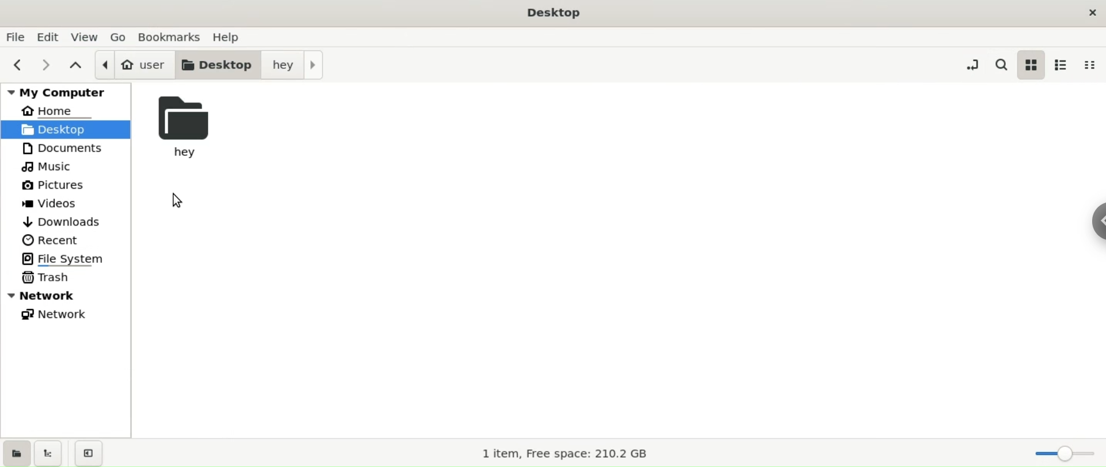 This screenshot has width=1106, height=467. Describe the element at coordinates (63, 91) in the screenshot. I see `my computer` at that location.